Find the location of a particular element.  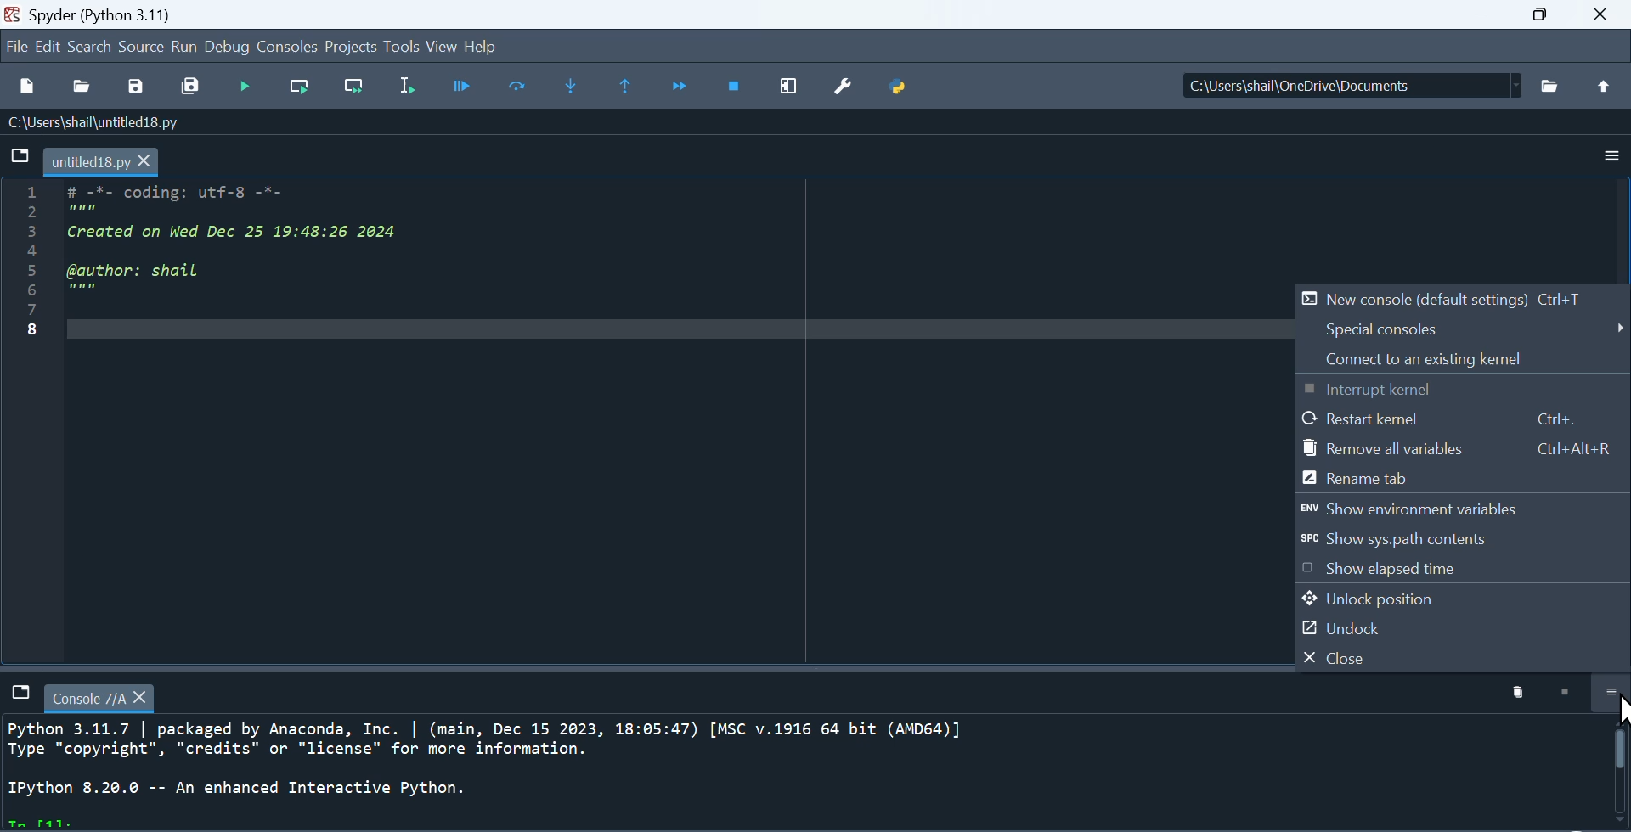

new console (default settings) is located at coordinates (1465, 299).